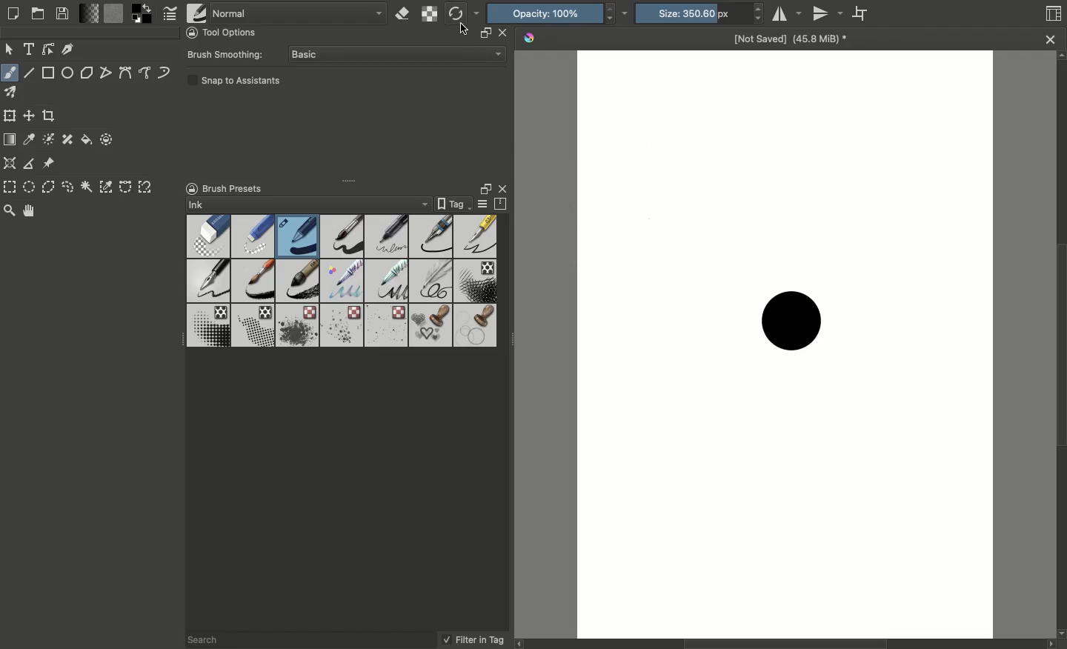  Describe the element at coordinates (299, 12) in the screenshot. I see `Normal` at that location.